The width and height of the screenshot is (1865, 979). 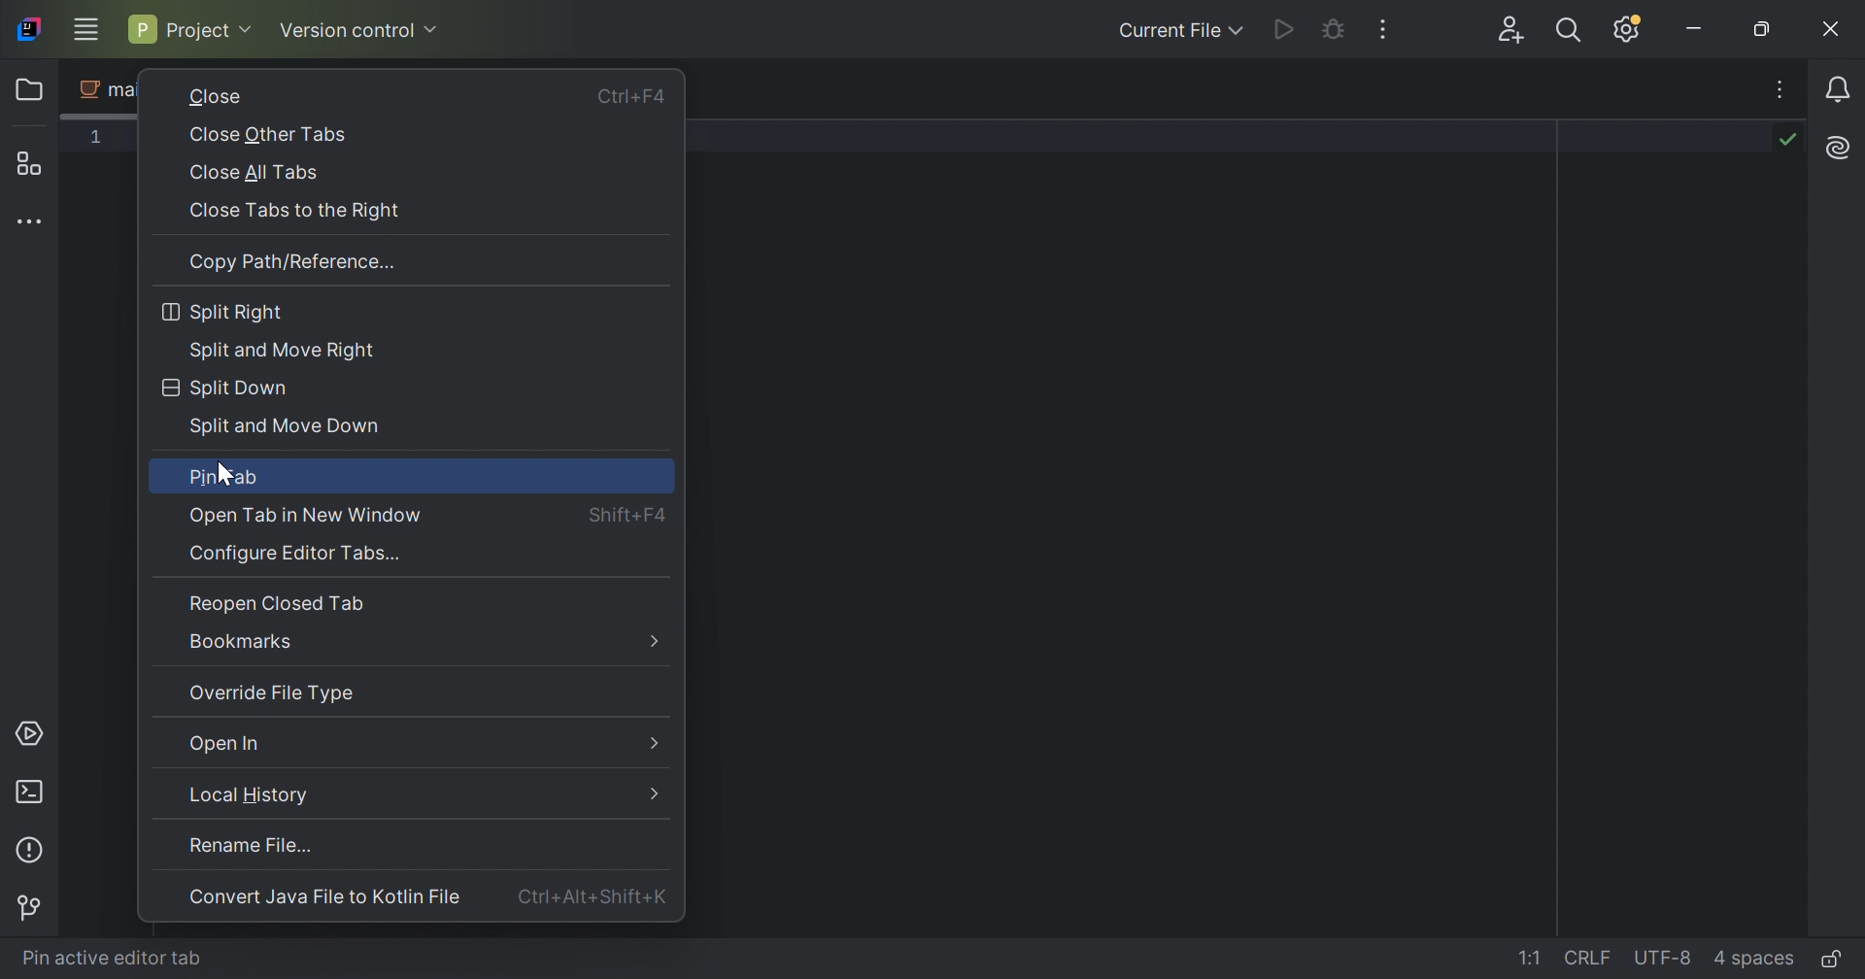 What do you see at coordinates (29, 29) in the screenshot?
I see `IntelliJ IDEA icon` at bounding box center [29, 29].